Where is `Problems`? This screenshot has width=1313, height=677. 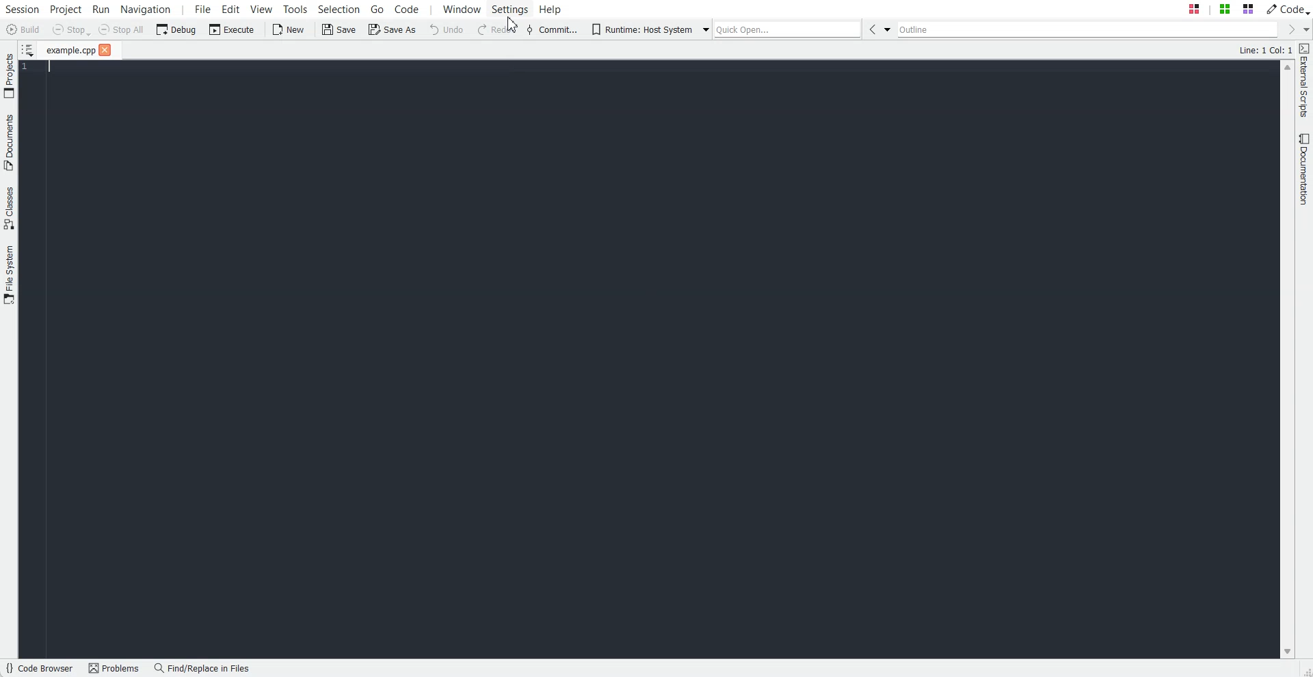
Problems is located at coordinates (117, 668).